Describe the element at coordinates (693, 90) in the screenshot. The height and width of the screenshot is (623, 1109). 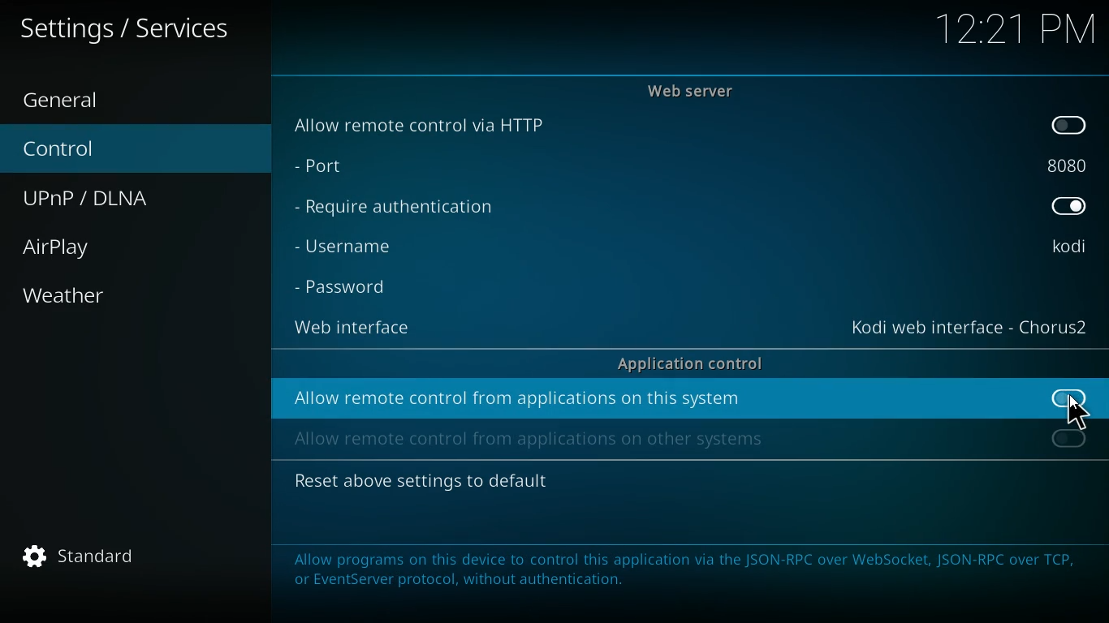
I see `web server` at that location.